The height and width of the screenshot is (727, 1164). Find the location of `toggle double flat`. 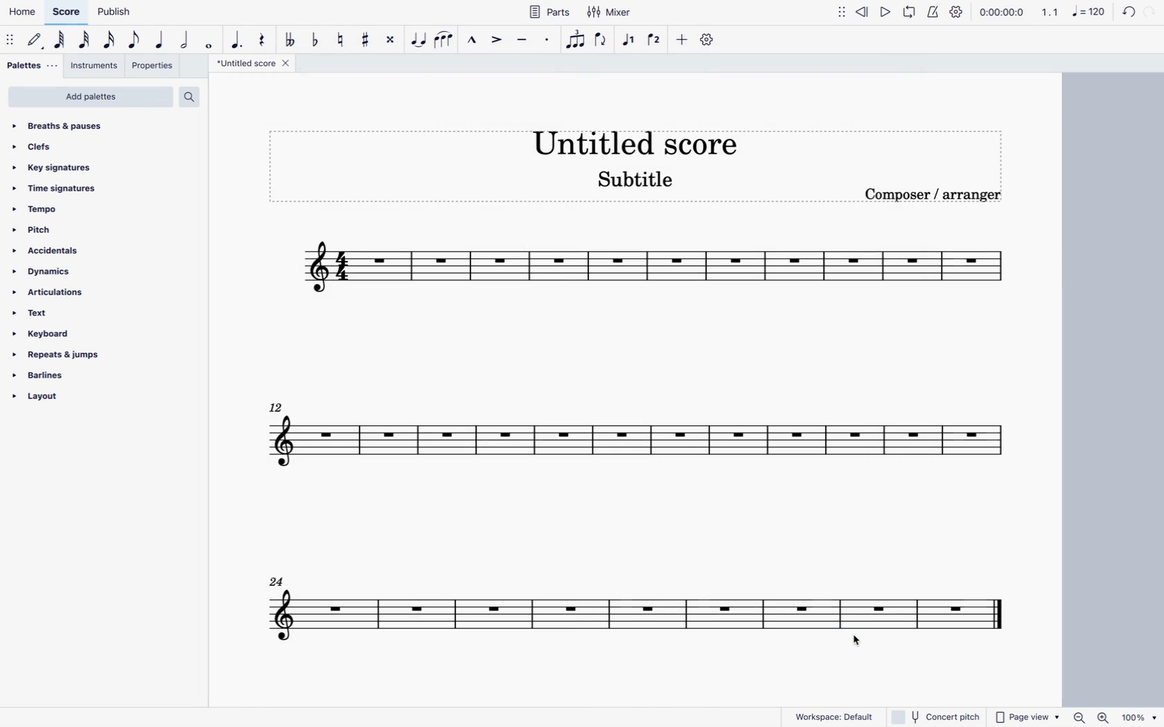

toggle double flat is located at coordinates (292, 42).